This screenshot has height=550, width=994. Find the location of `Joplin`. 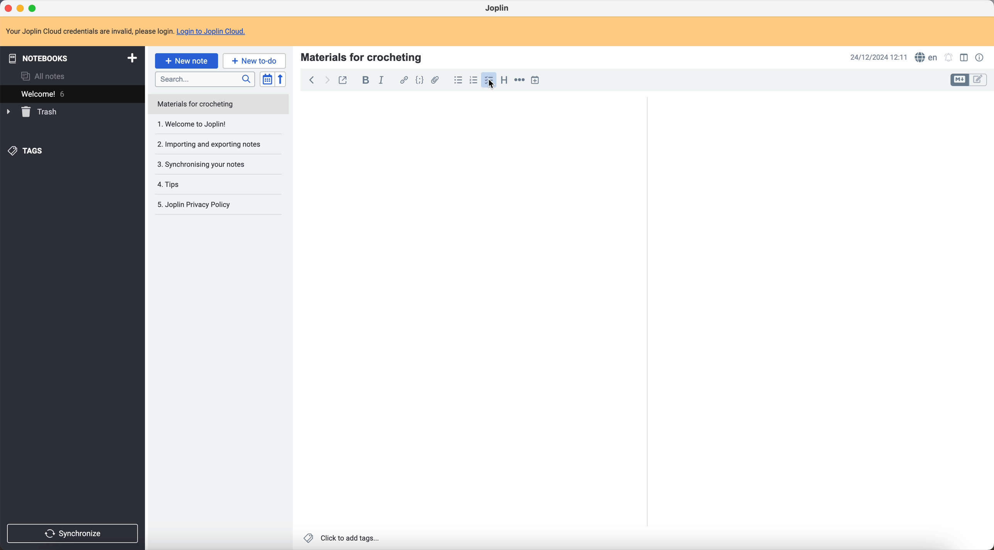

Joplin is located at coordinates (498, 9).